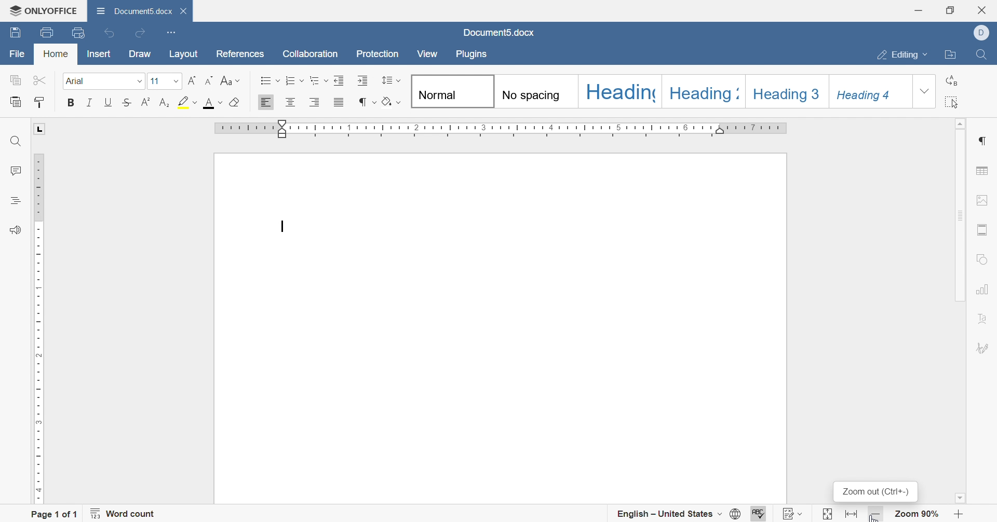 This screenshot has height=522, width=997. What do you see at coordinates (852, 515) in the screenshot?
I see `fit to width` at bounding box center [852, 515].